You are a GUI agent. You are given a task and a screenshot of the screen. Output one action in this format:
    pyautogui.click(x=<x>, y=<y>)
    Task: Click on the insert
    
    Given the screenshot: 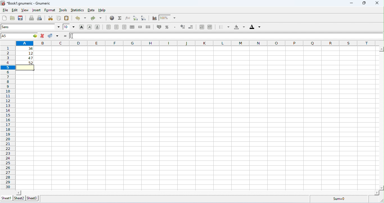 What is the action you would take?
    pyautogui.click(x=37, y=10)
    